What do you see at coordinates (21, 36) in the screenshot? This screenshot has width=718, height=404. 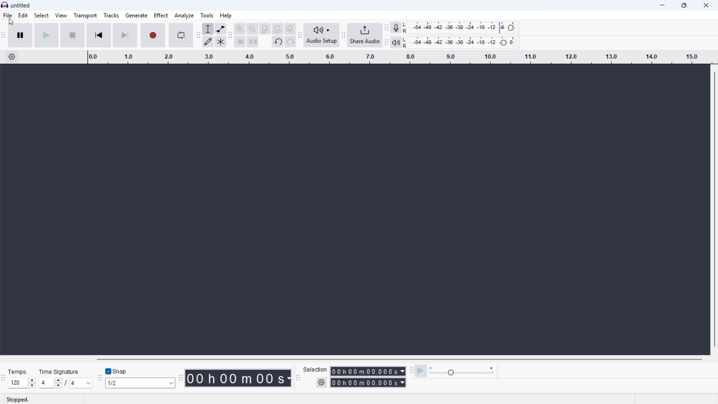 I see `Pause ` at bounding box center [21, 36].